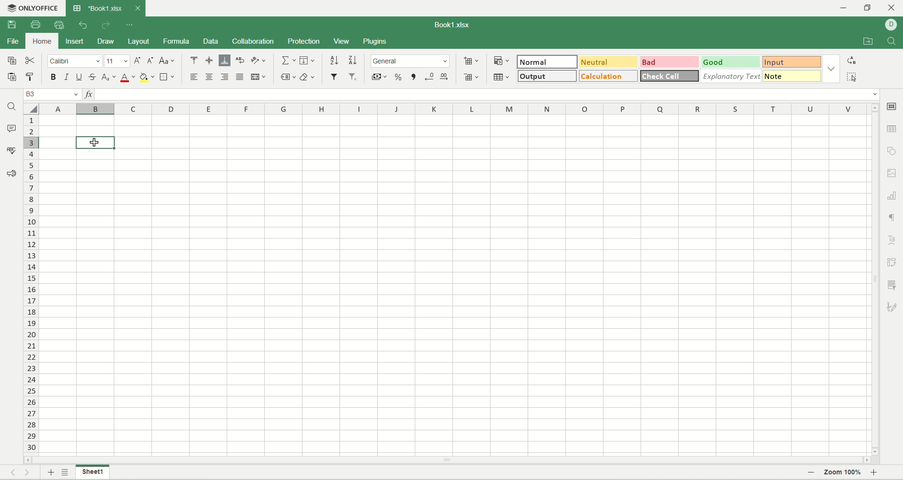  I want to click on input line, so click(487, 94).